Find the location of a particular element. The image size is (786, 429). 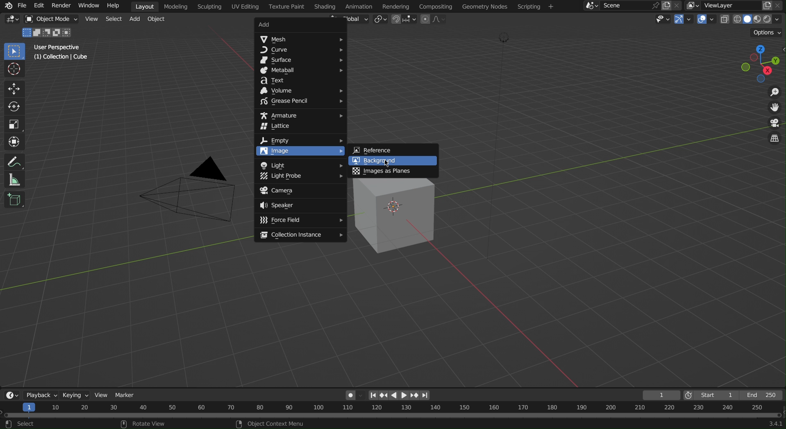

Background  is located at coordinates (395, 160).